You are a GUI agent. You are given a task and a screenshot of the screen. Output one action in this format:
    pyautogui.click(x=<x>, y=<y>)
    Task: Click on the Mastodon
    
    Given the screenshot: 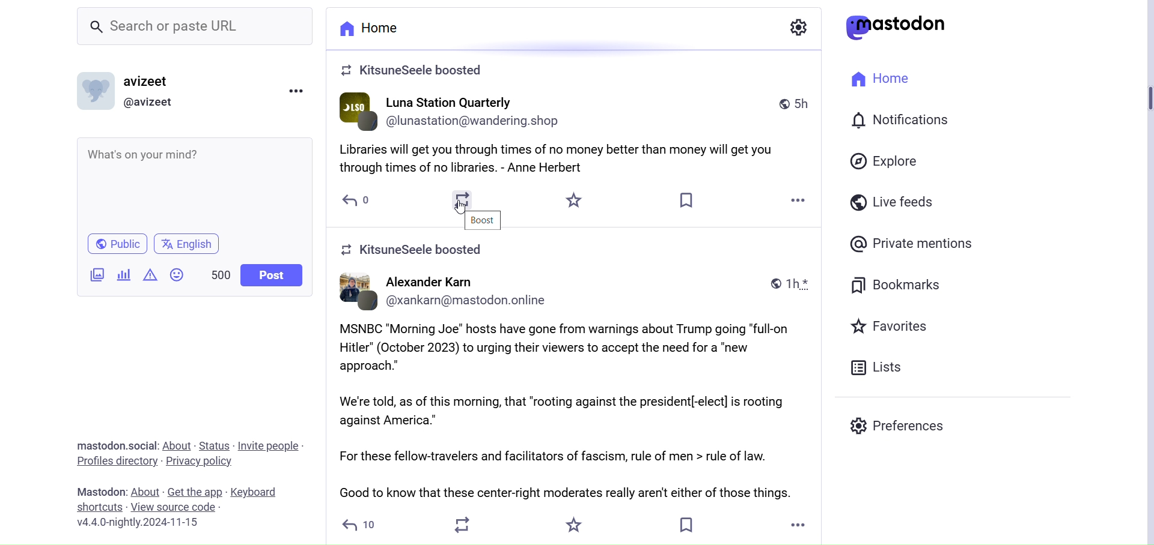 What is the action you would take?
    pyautogui.click(x=101, y=491)
    